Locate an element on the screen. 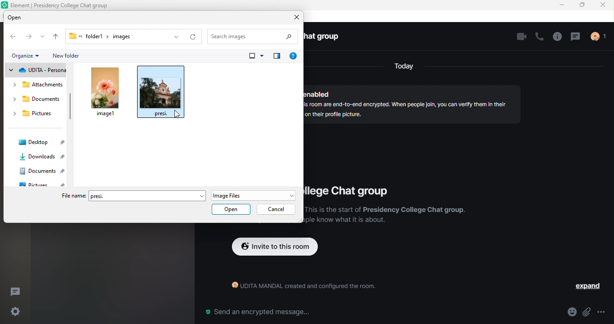 The width and height of the screenshot is (614, 324). documents is located at coordinates (37, 100).